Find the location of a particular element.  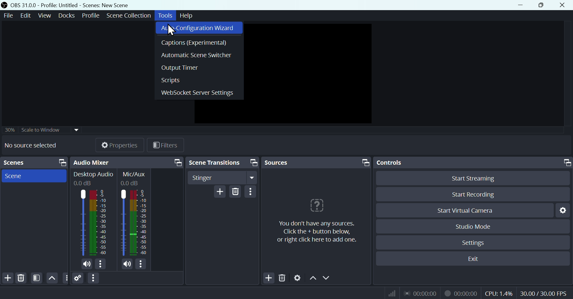

Option is located at coordinates (94, 278).